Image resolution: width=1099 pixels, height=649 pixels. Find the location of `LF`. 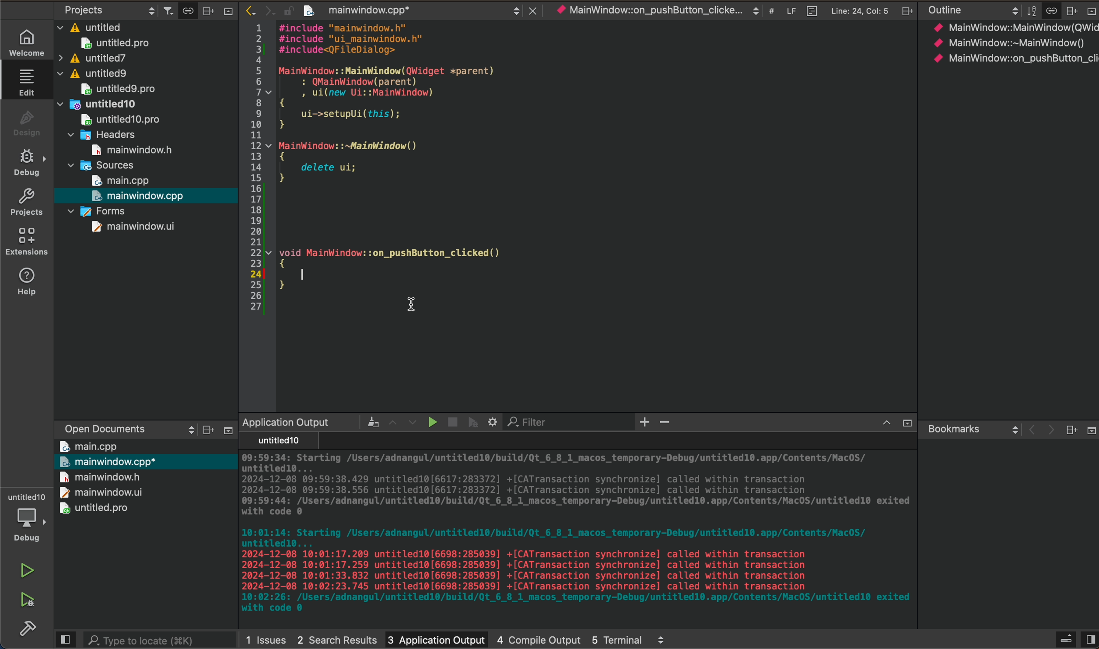

LF is located at coordinates (788, 9).